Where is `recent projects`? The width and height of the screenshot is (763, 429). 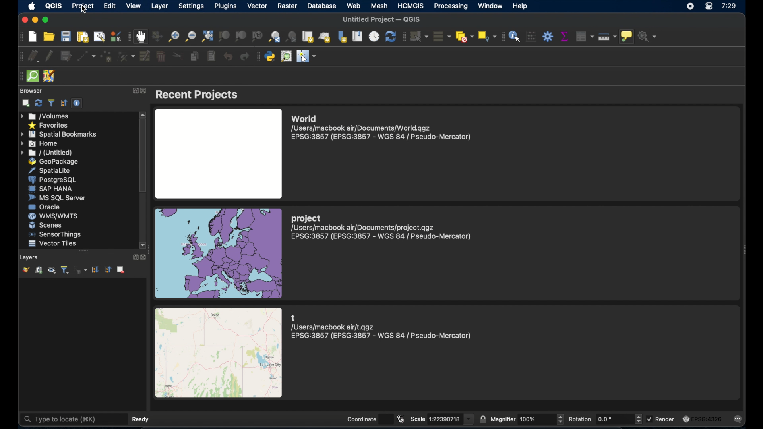 recent projects is located at coordinates (199, 94).